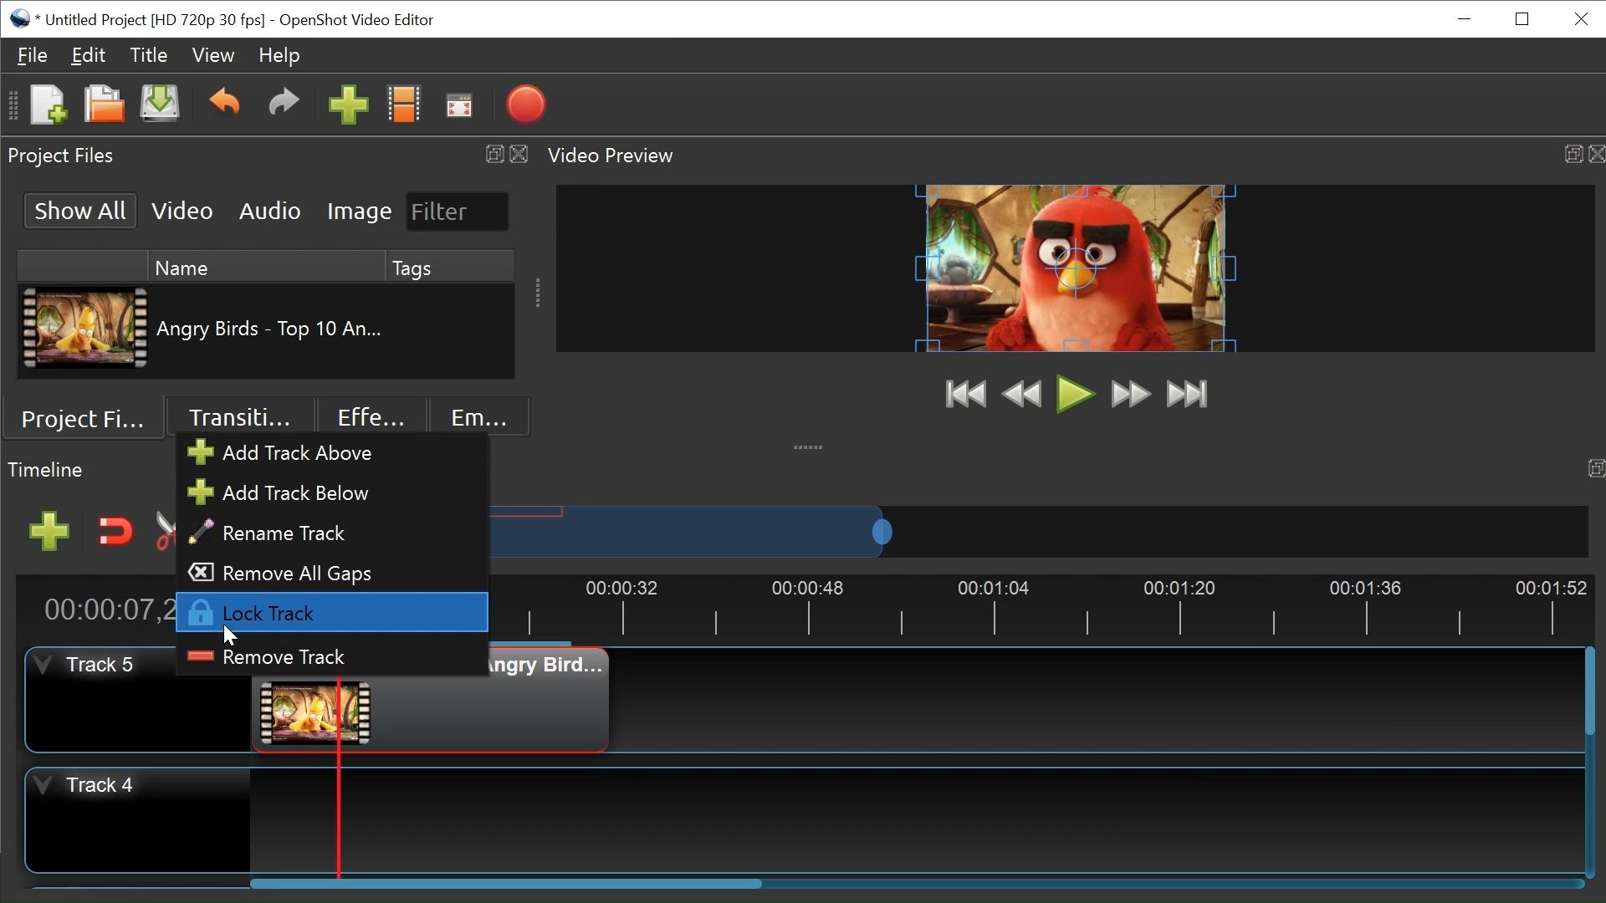  I want to click on Show All, so click(83, 210).